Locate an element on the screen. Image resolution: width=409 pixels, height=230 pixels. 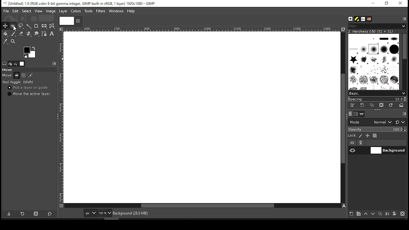
select is located at coordinates (26, 11).